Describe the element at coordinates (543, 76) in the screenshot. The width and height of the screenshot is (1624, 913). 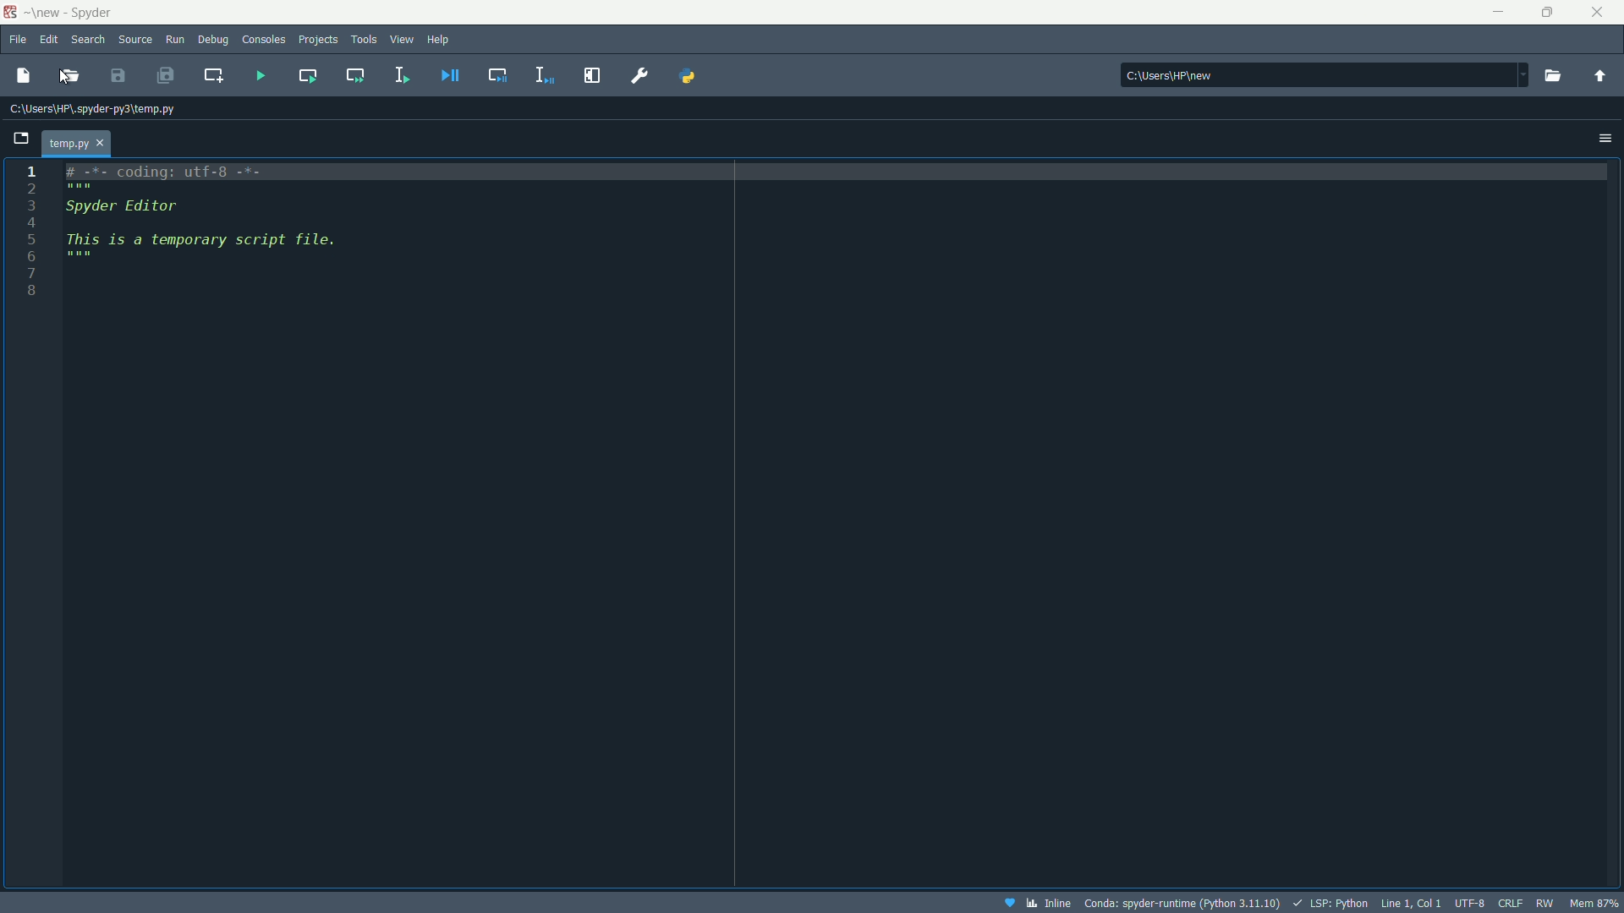
I see `Debug selection or current line` at that location.